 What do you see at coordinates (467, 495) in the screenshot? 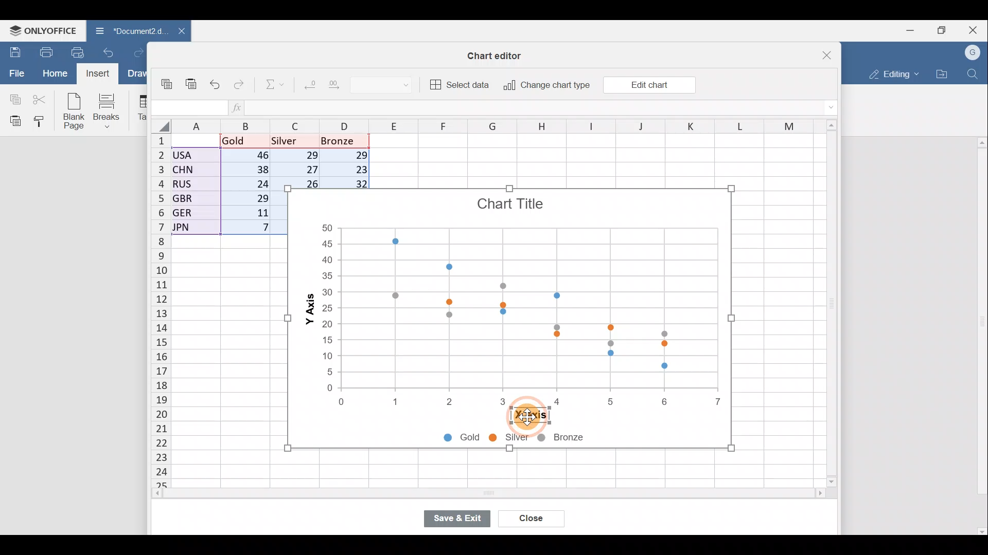
I see `Scroll bar` at bounding box center [467, 495].